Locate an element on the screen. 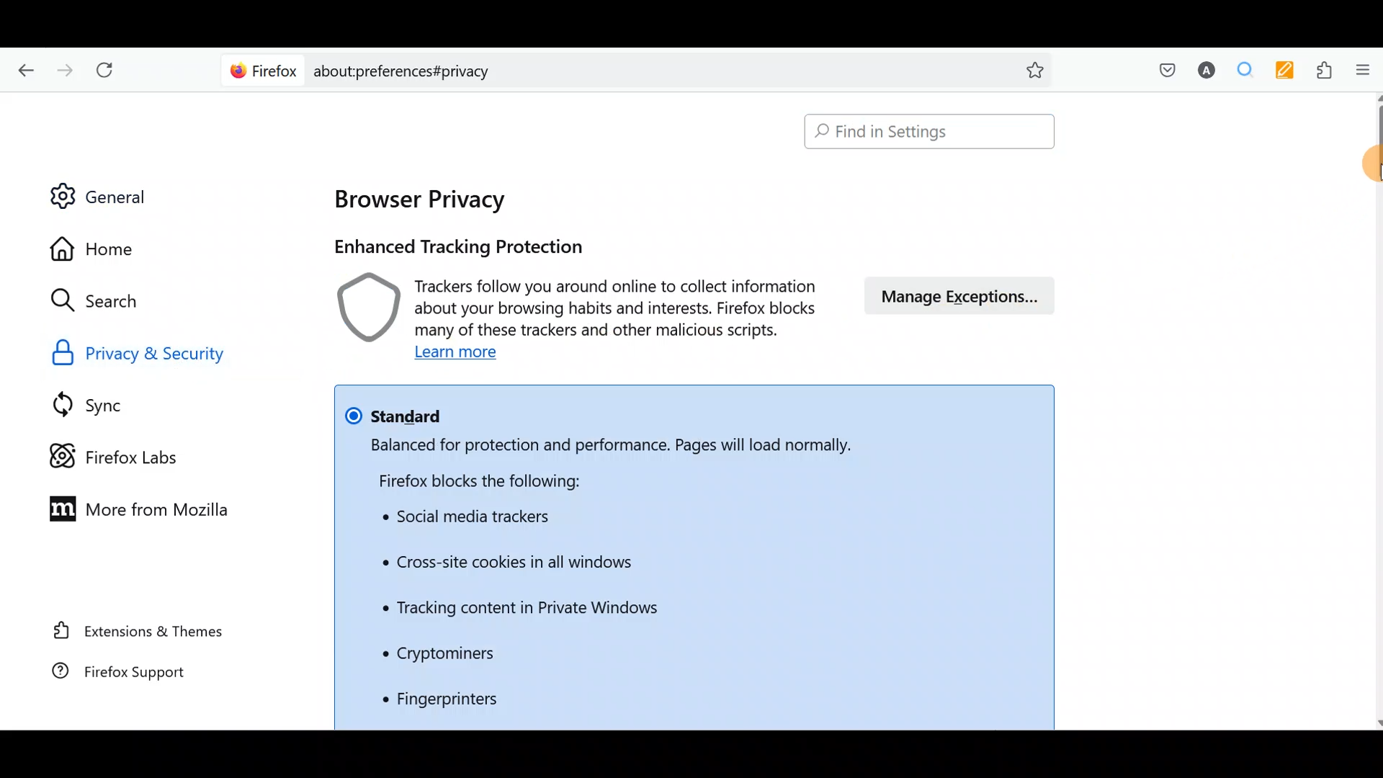  Search icon is located at coordinates (109, 301).